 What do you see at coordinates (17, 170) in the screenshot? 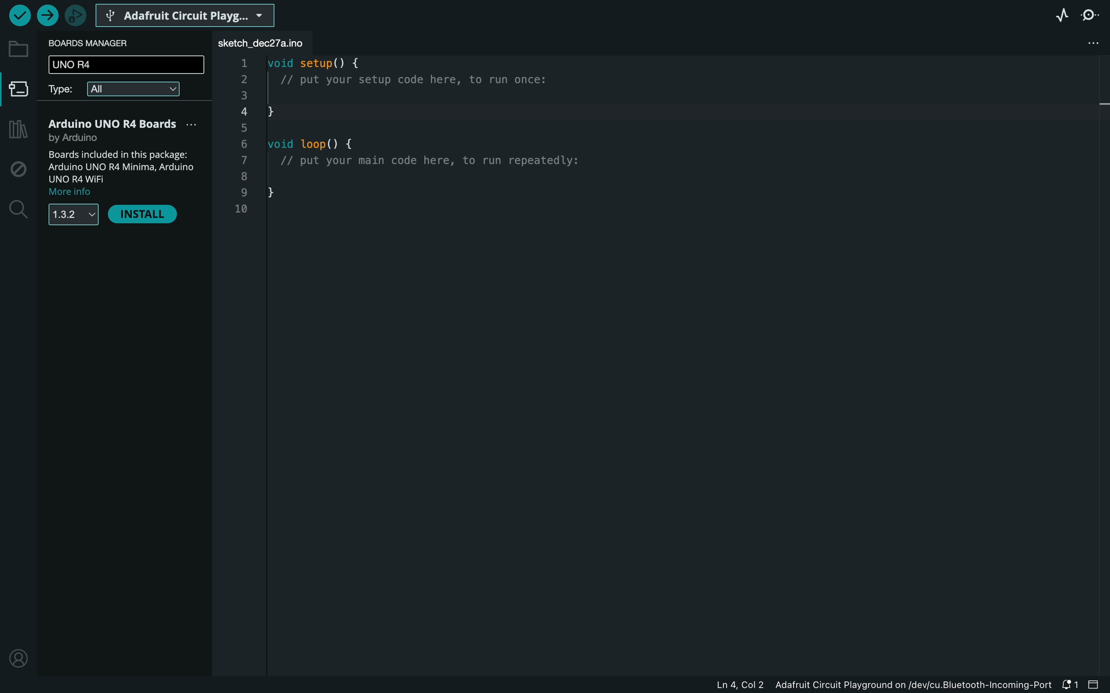
I see `debug` at bounding box center [17, 170].